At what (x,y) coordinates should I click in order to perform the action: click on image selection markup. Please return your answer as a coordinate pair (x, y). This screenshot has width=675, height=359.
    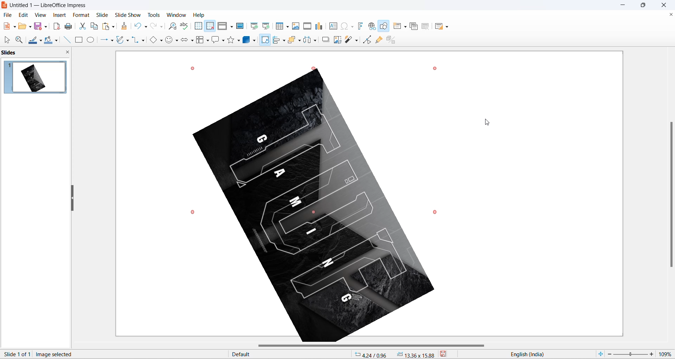
    Looking at the image, I should click on (435, 211).